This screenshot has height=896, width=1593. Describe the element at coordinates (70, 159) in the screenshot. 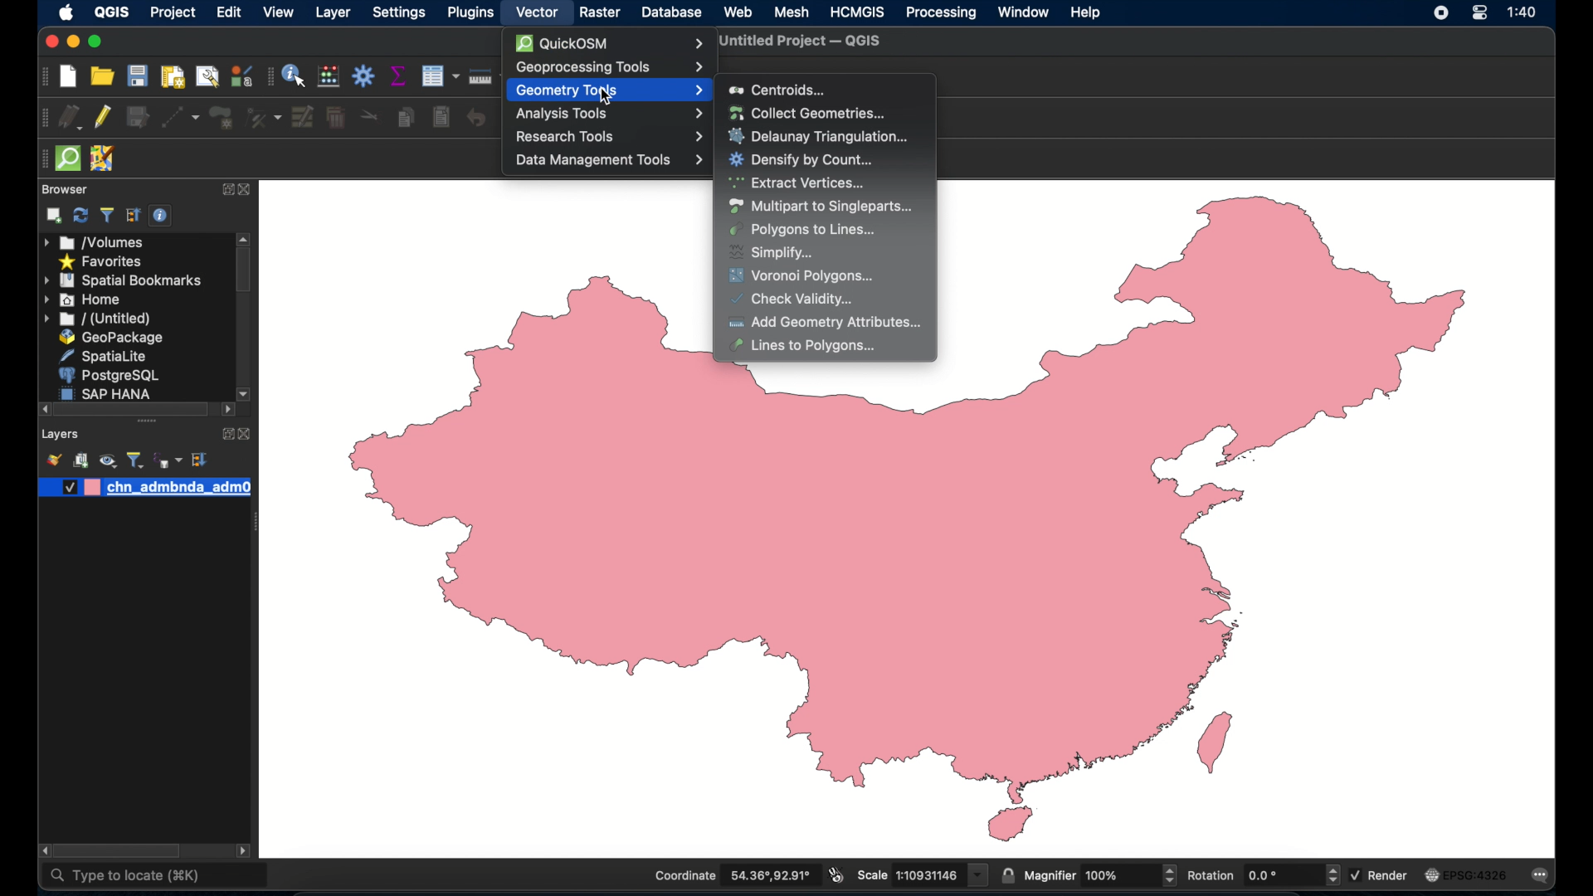

I see `quick osm` at that location.